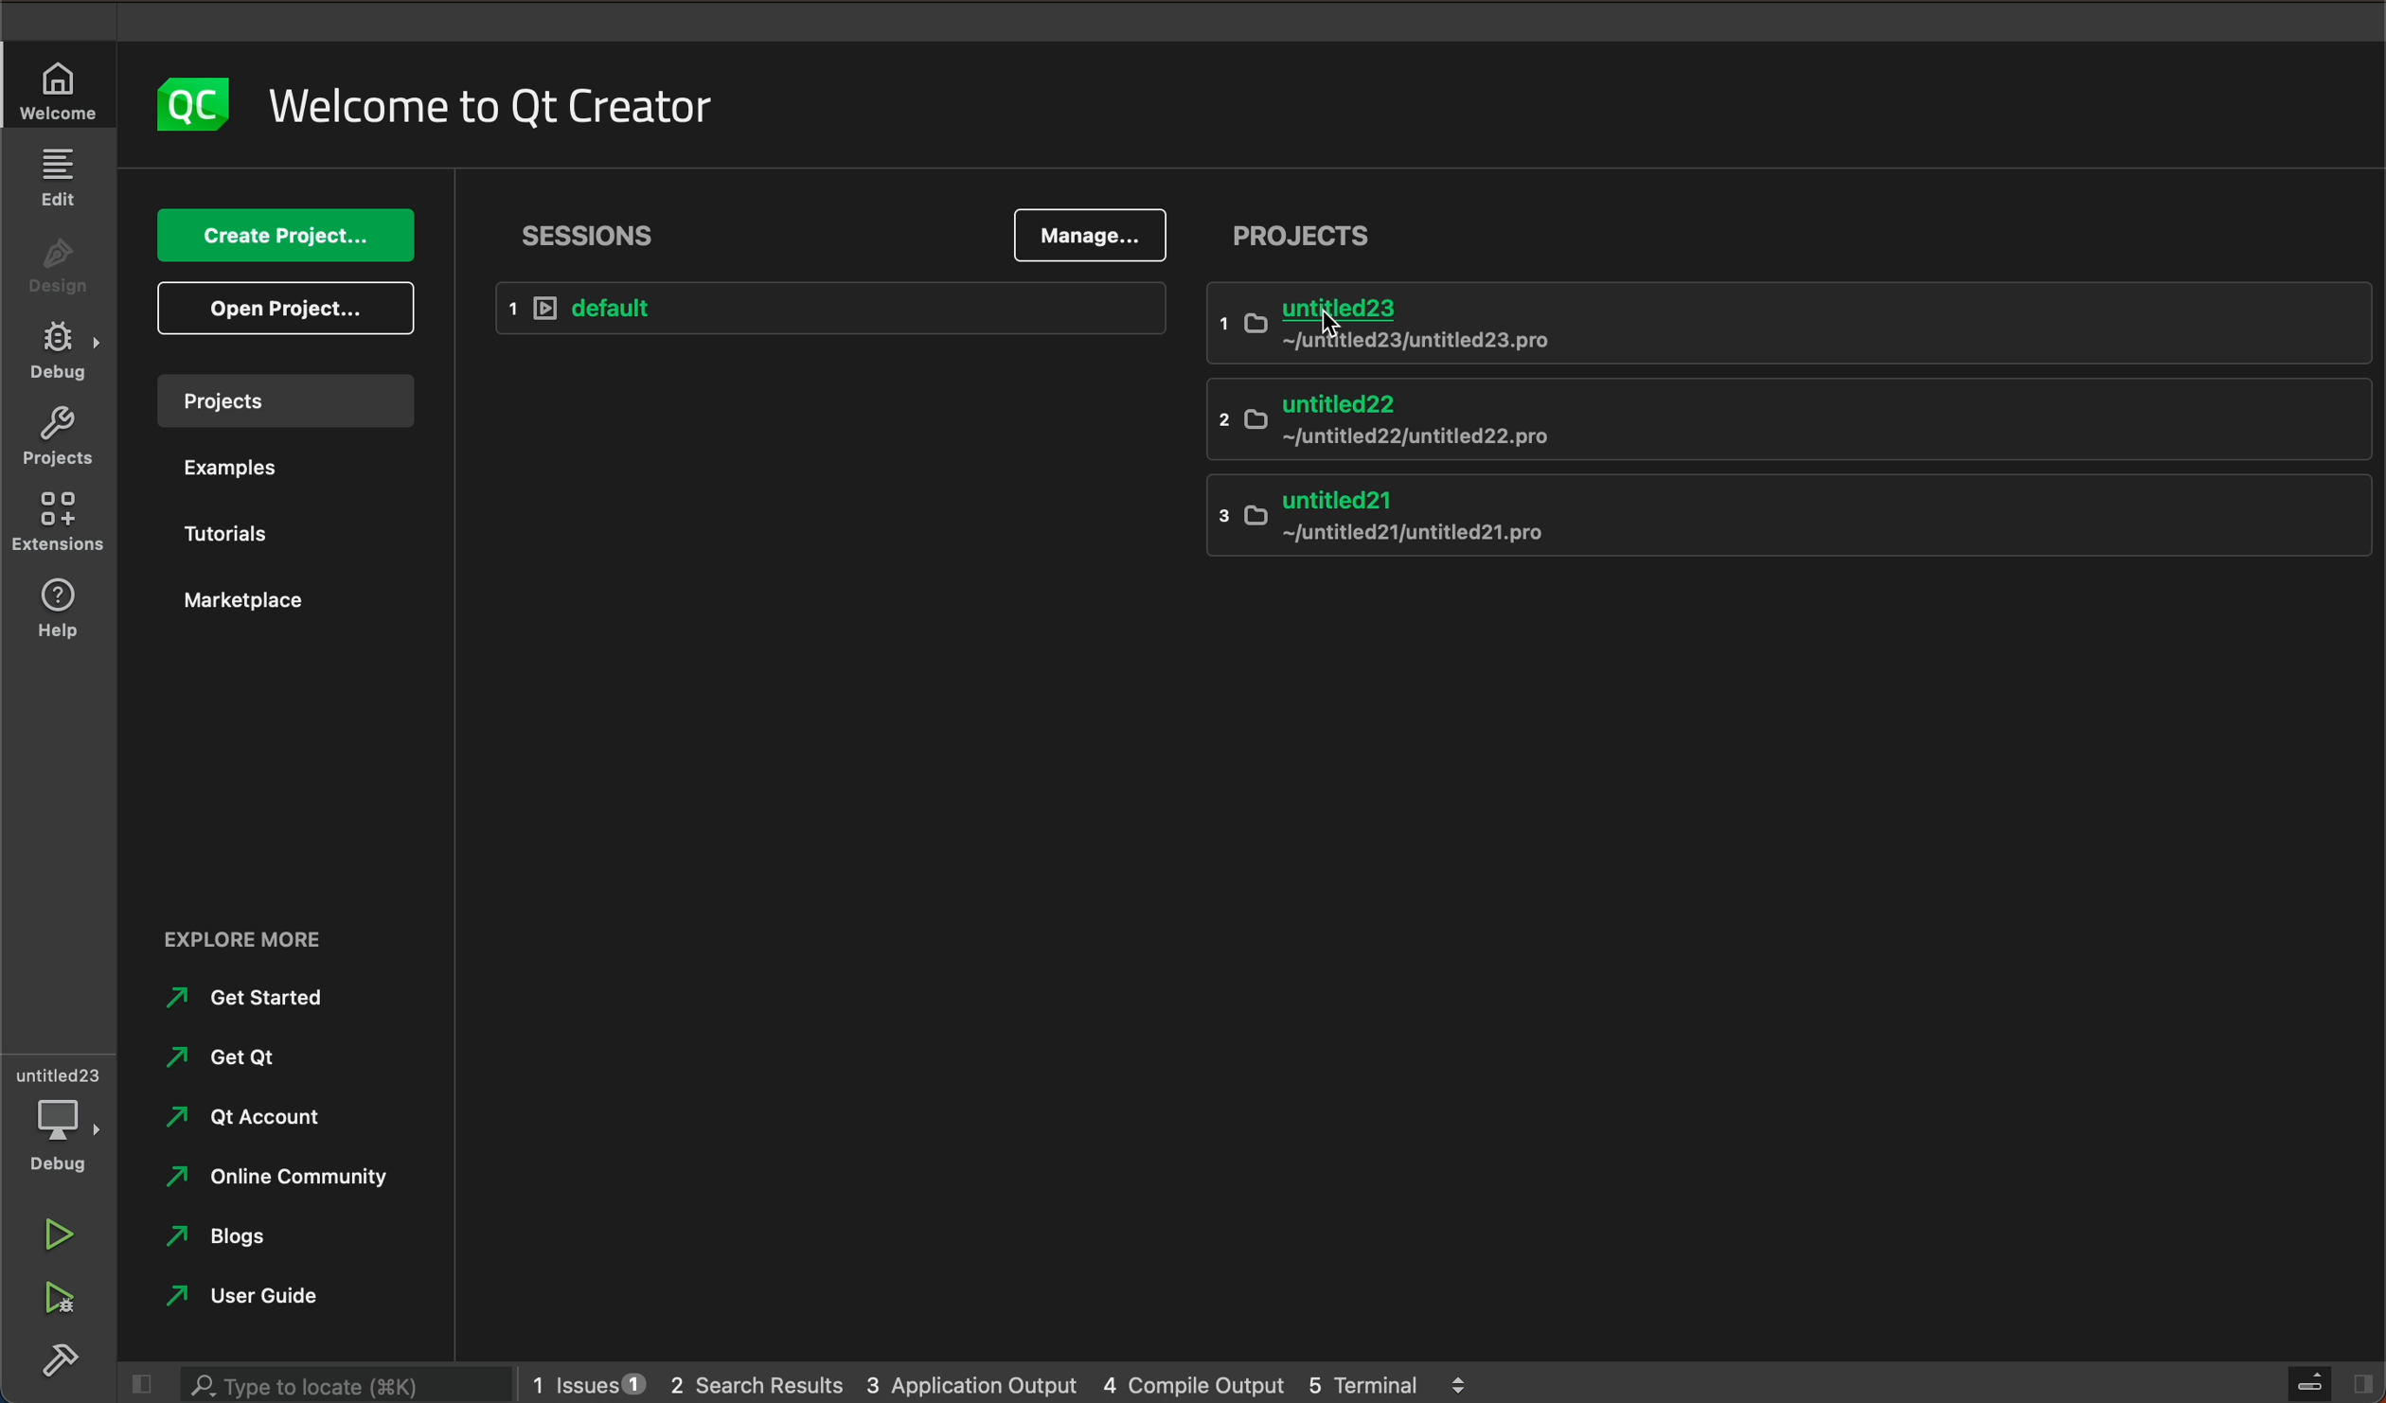 The height and width of the screenshot is (1403, 2386). What do you see at coordinates (608, 230) in the screenshot?
I see `sessions` at bounding box center [608, 230].